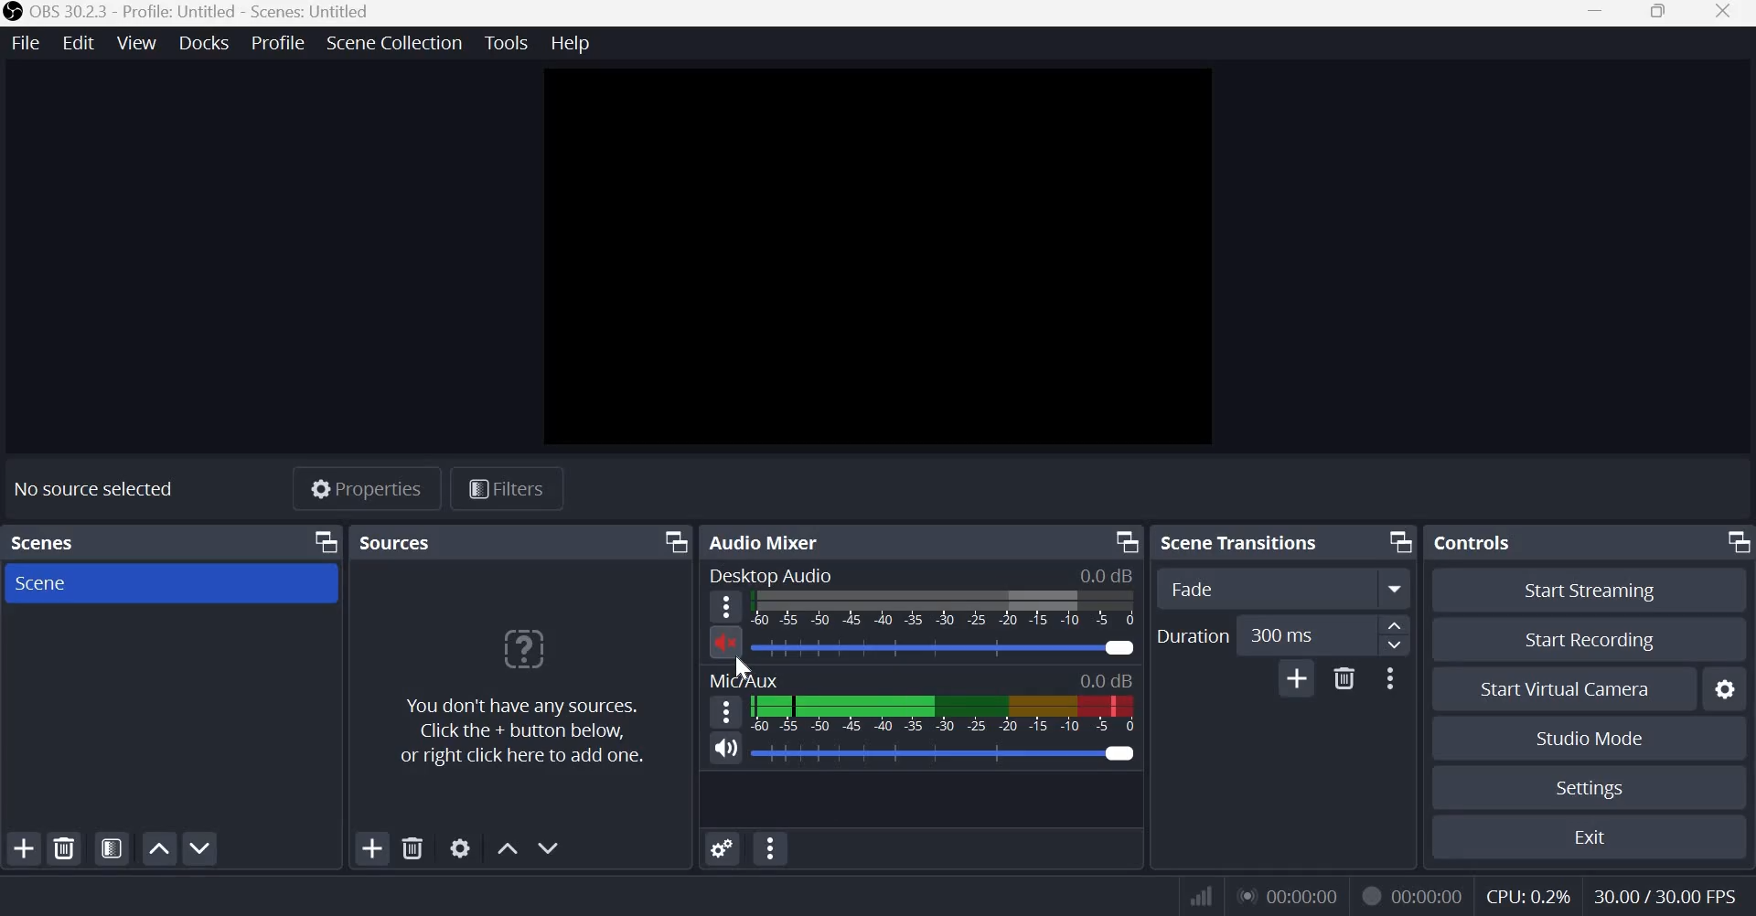 This screenshot has height=916, width=1756. Describe the element at coordinates (943, 714) in the screenshot. I see `Volume Meter` at that location.